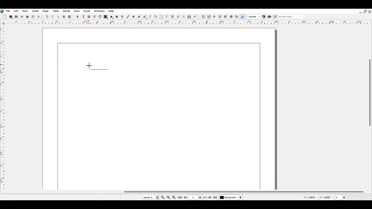  Describe the element at coordinates (167, 17) in the screenshot. I see `Edit Text` at that location.